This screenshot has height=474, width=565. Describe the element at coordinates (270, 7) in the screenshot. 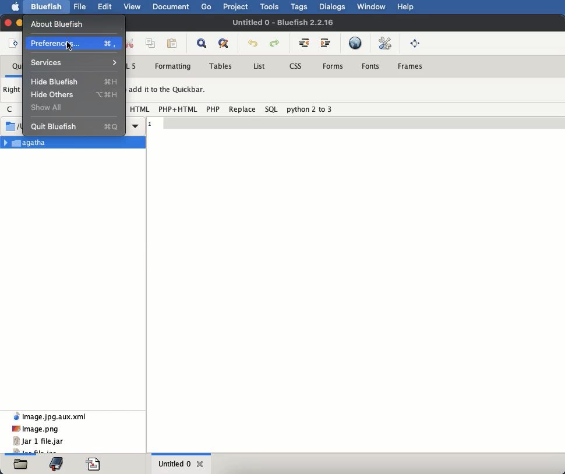

I see `tools` at that location.